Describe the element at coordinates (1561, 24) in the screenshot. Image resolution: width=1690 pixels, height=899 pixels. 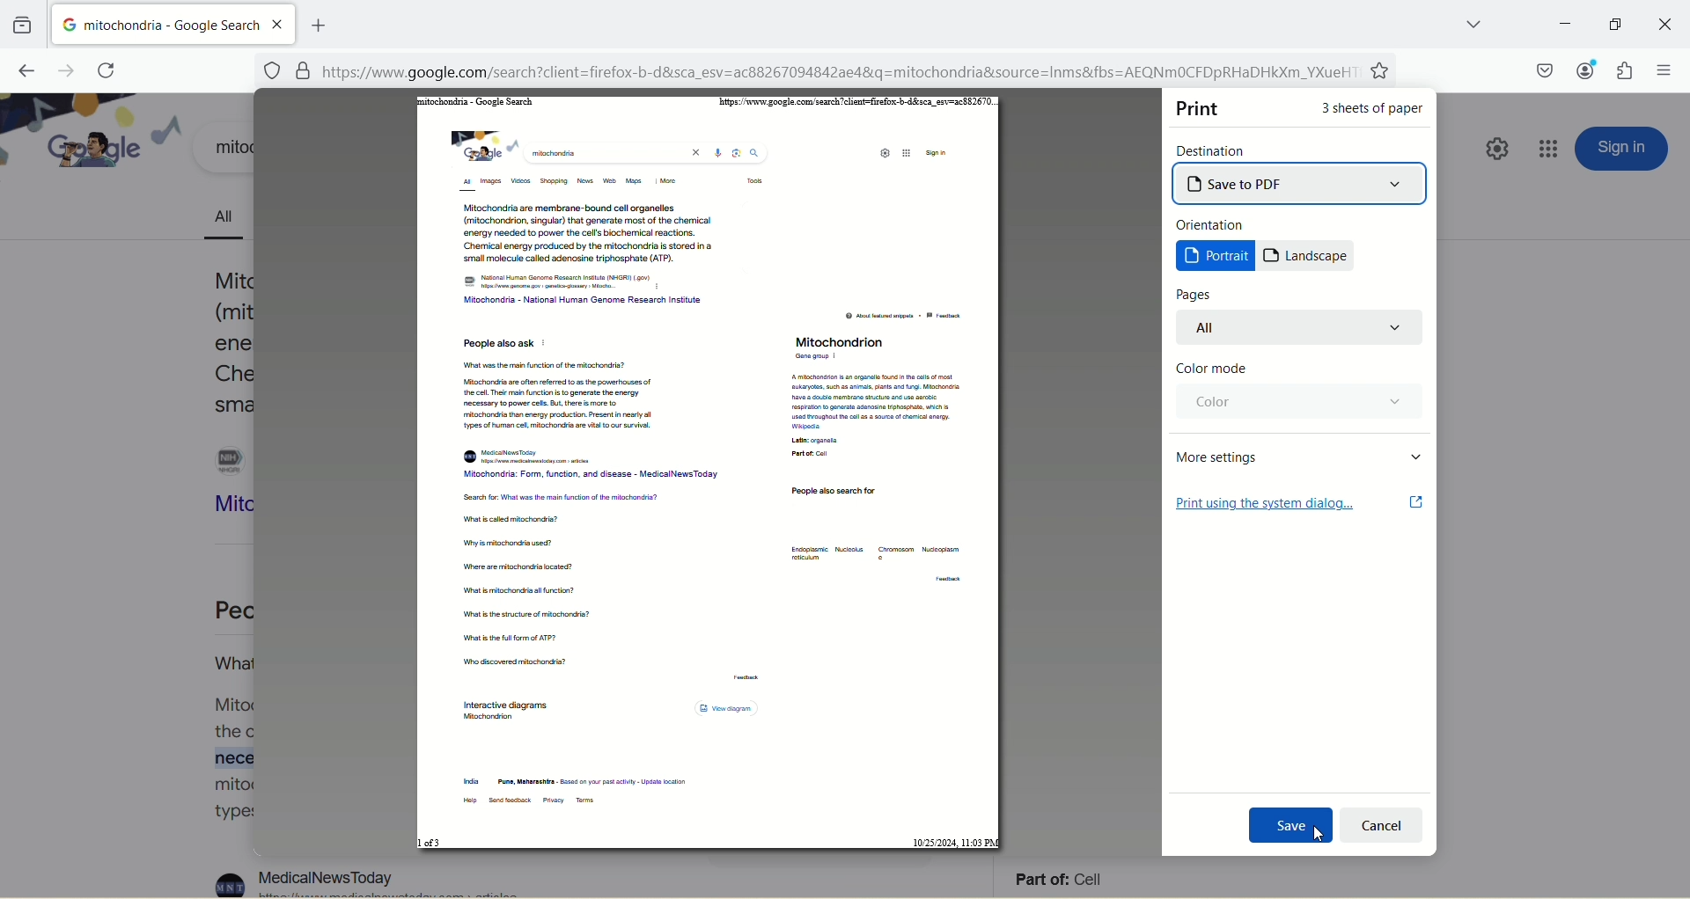
I see `minimize` at that location.